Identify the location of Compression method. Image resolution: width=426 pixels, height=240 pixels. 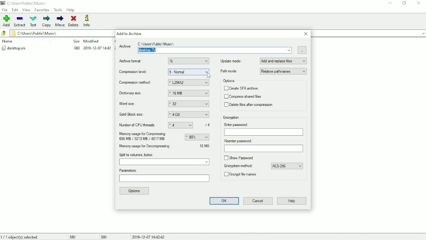
(136, 82).